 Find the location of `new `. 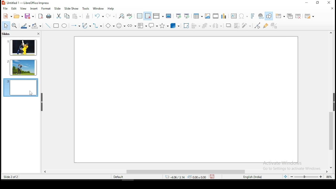

new  is located at coordinates (8, 16).